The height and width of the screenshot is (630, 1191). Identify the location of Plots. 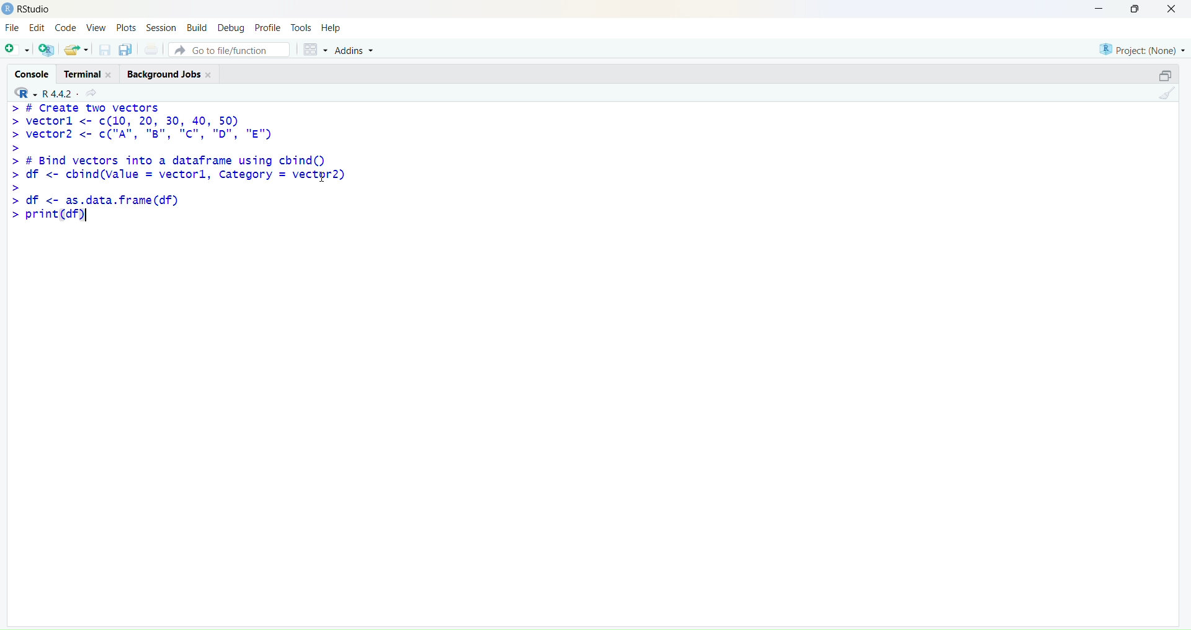
(126, 27).